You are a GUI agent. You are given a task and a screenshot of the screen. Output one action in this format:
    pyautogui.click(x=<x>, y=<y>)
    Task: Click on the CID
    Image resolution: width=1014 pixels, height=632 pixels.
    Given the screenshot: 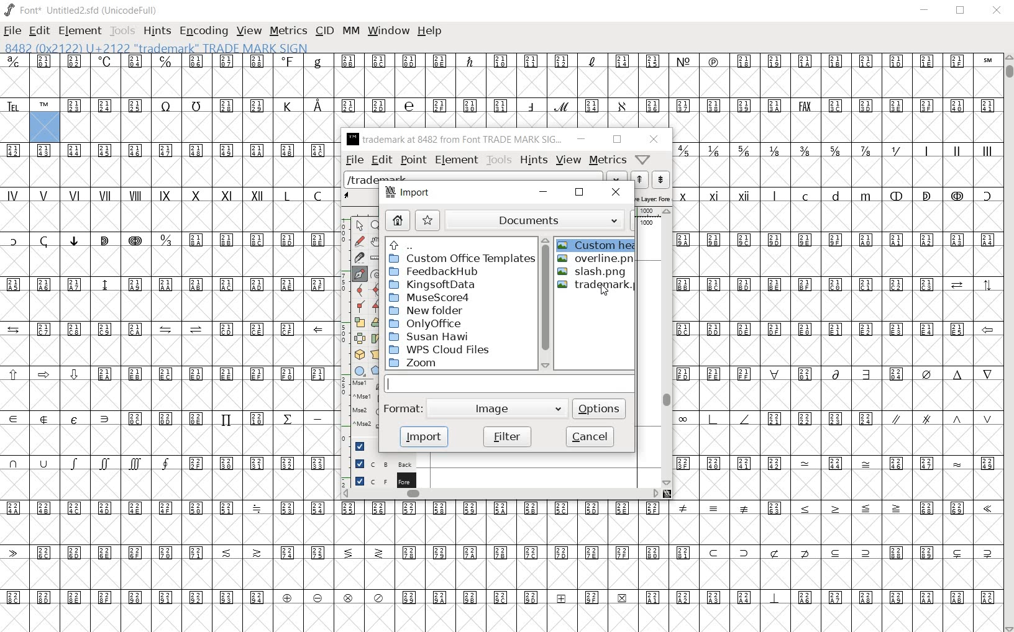 What is the action you would take?
    pyautogui.click(x=324, y=33)
    